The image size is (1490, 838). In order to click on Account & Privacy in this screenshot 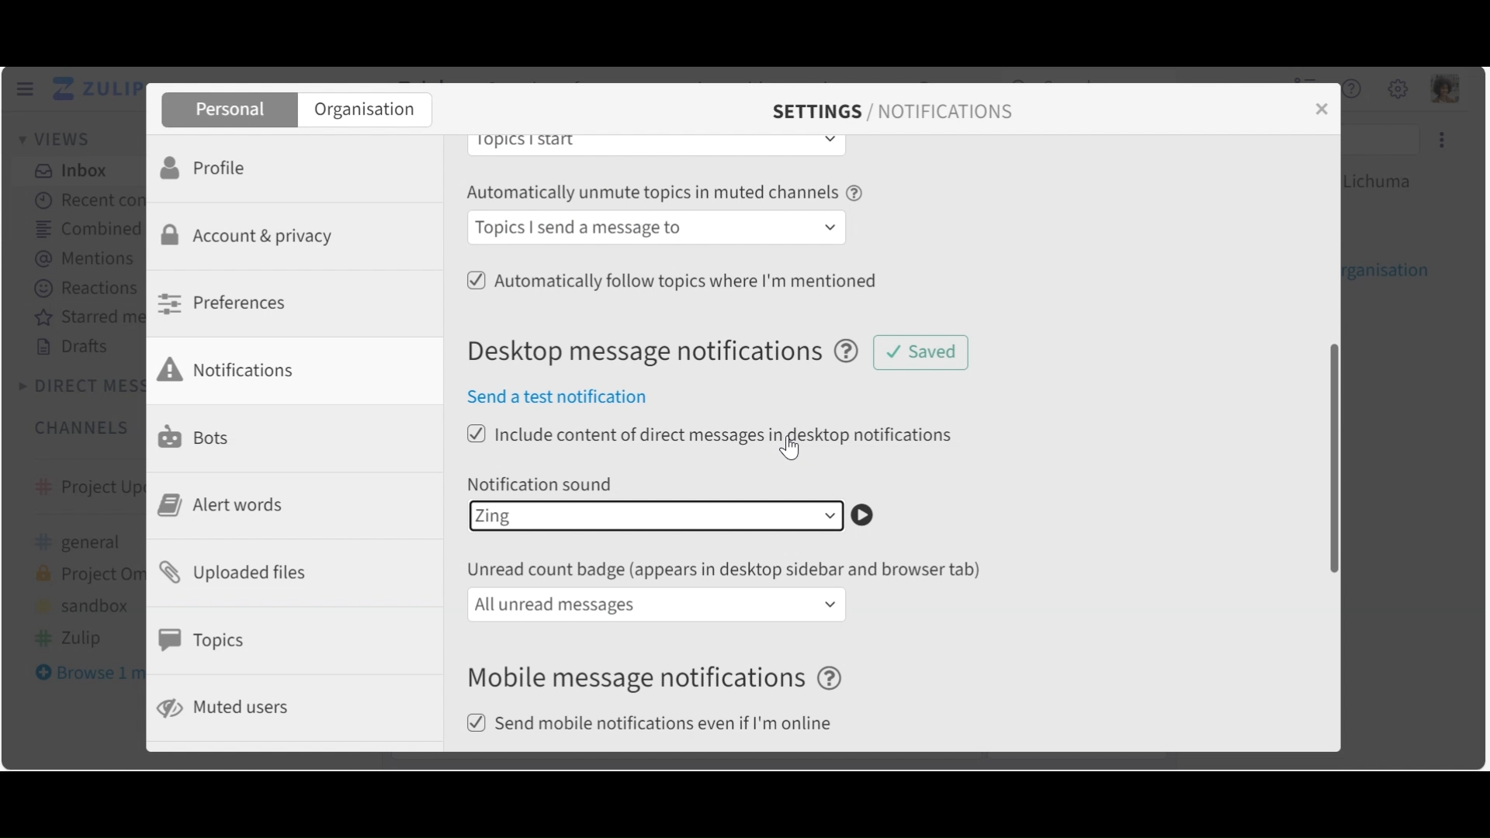, I will do `click(252, 237)`.